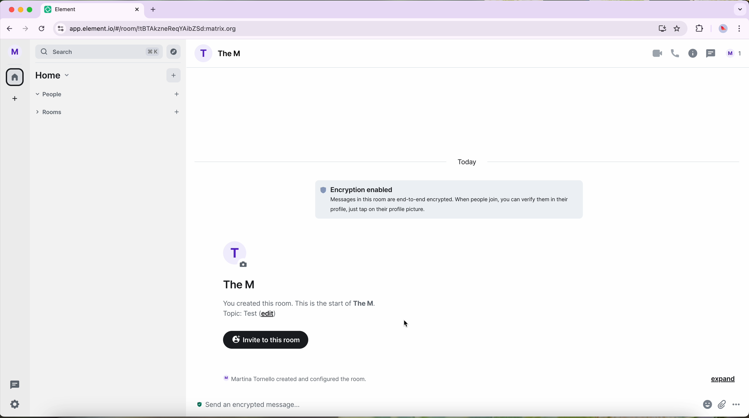 Image resolution: width=749 pixels, height=418 pixels. What do you see at coordinates (11, 10) in the screenshot?
I see `close Google Chrome` at bounding box center [11, 10].